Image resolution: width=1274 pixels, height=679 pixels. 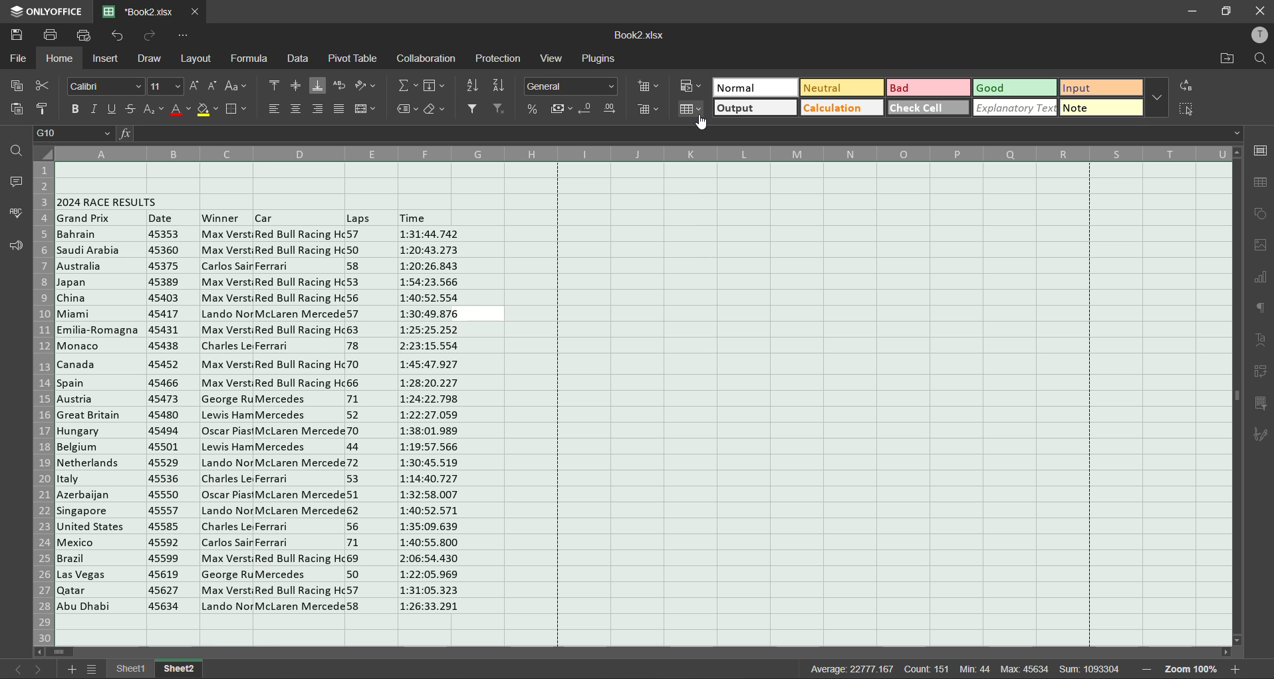 I want to click on file, so click(x=19, y=57).